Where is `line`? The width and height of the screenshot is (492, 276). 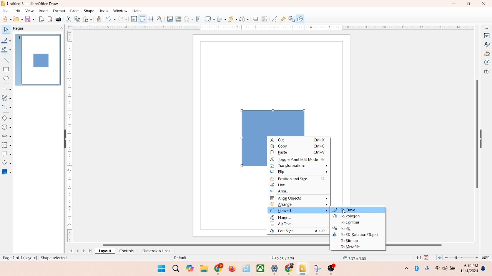 line is located at coordinates (280, 185).